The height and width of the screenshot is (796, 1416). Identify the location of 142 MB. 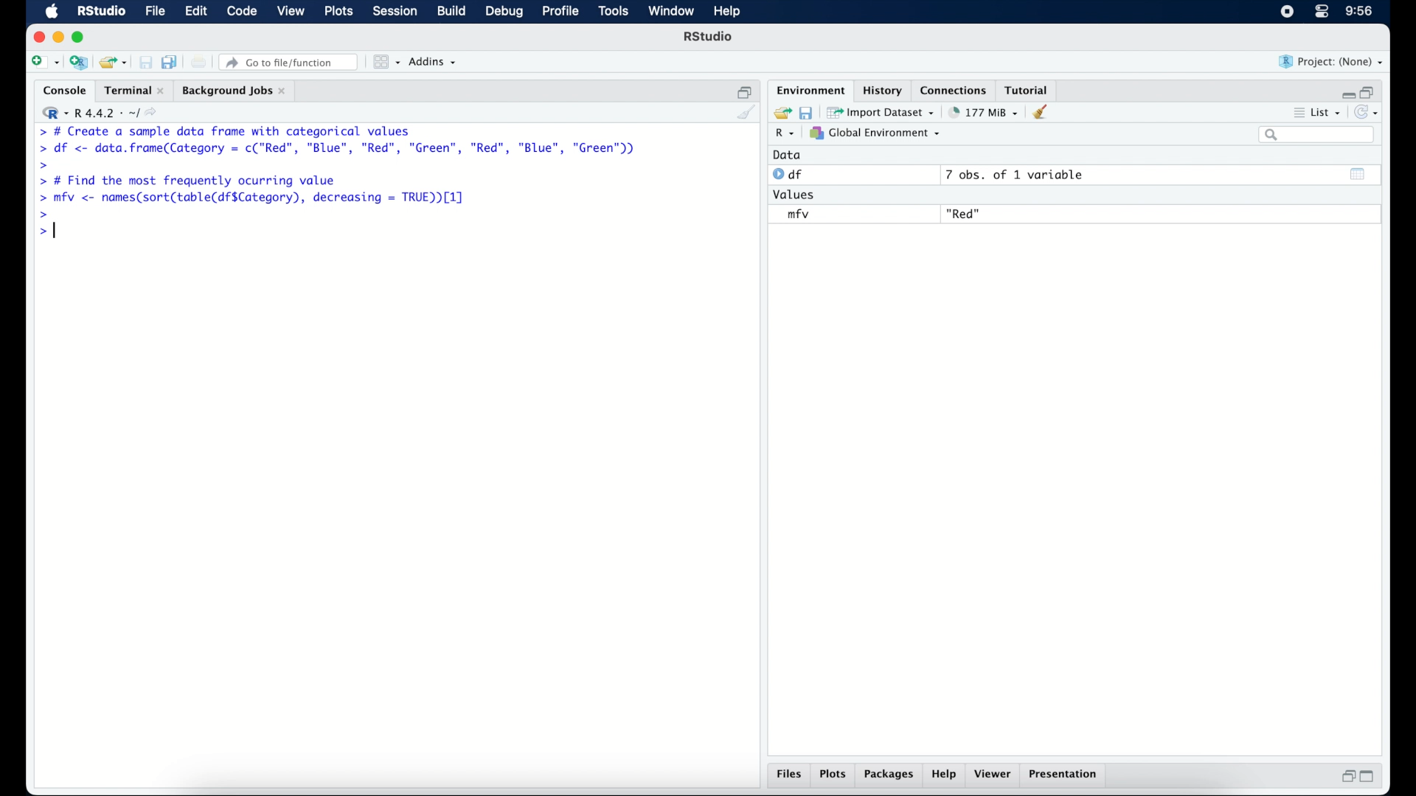
(984, 111).